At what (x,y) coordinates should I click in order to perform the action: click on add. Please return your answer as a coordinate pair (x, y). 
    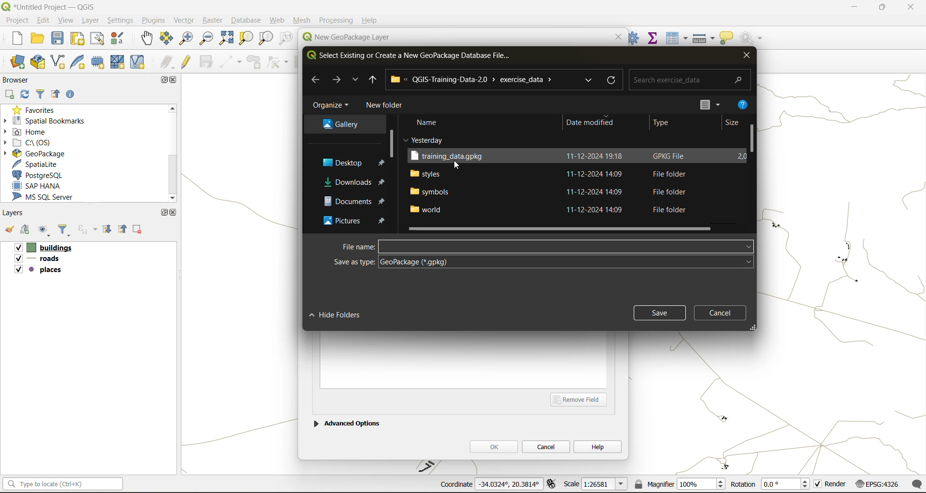
    Looking at the image, I should click on (27, 231).